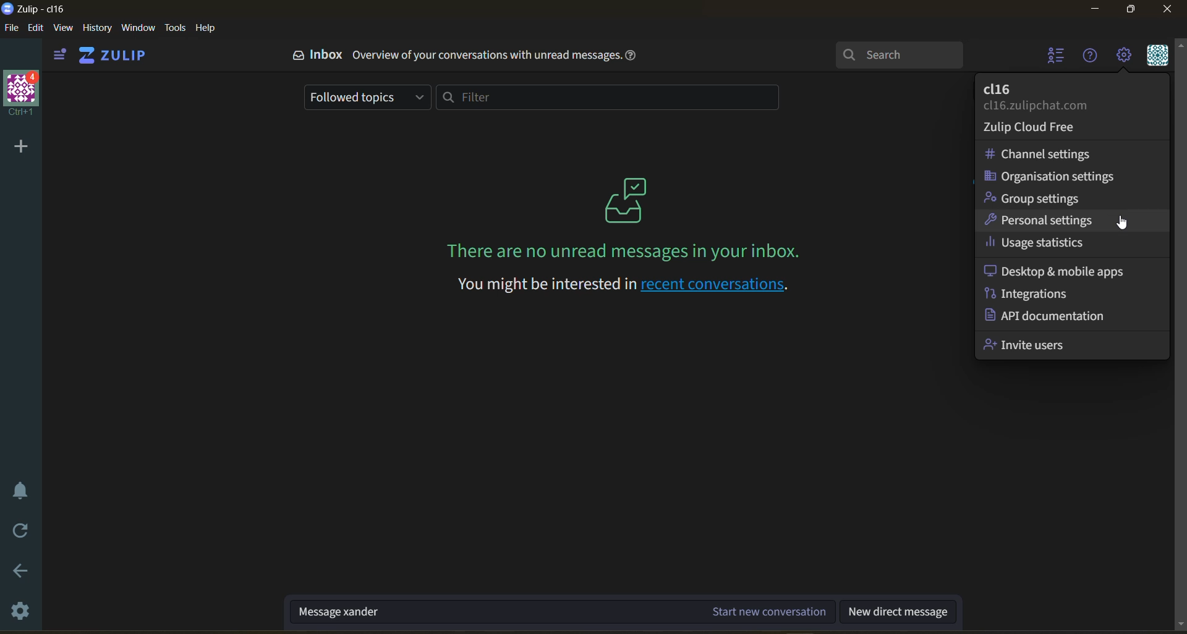  I want to click on new direct message, so click(900, 612).